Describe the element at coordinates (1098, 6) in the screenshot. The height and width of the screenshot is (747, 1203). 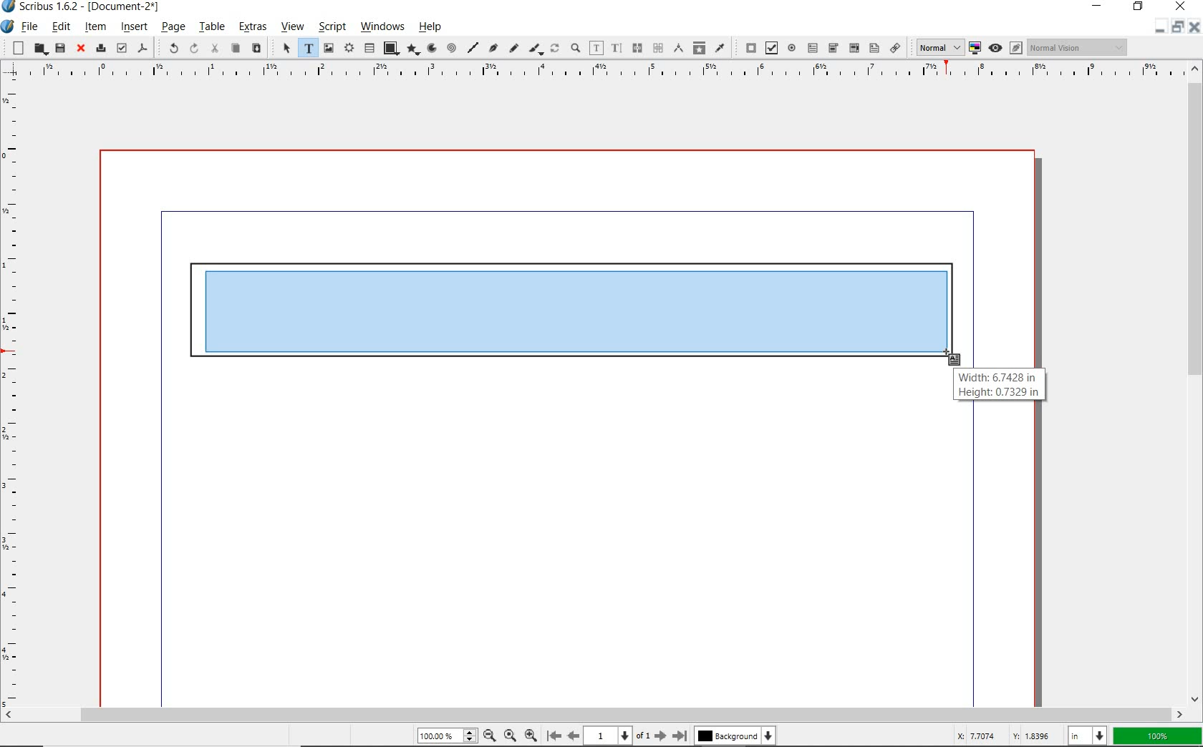
I see `minimize` at that location.